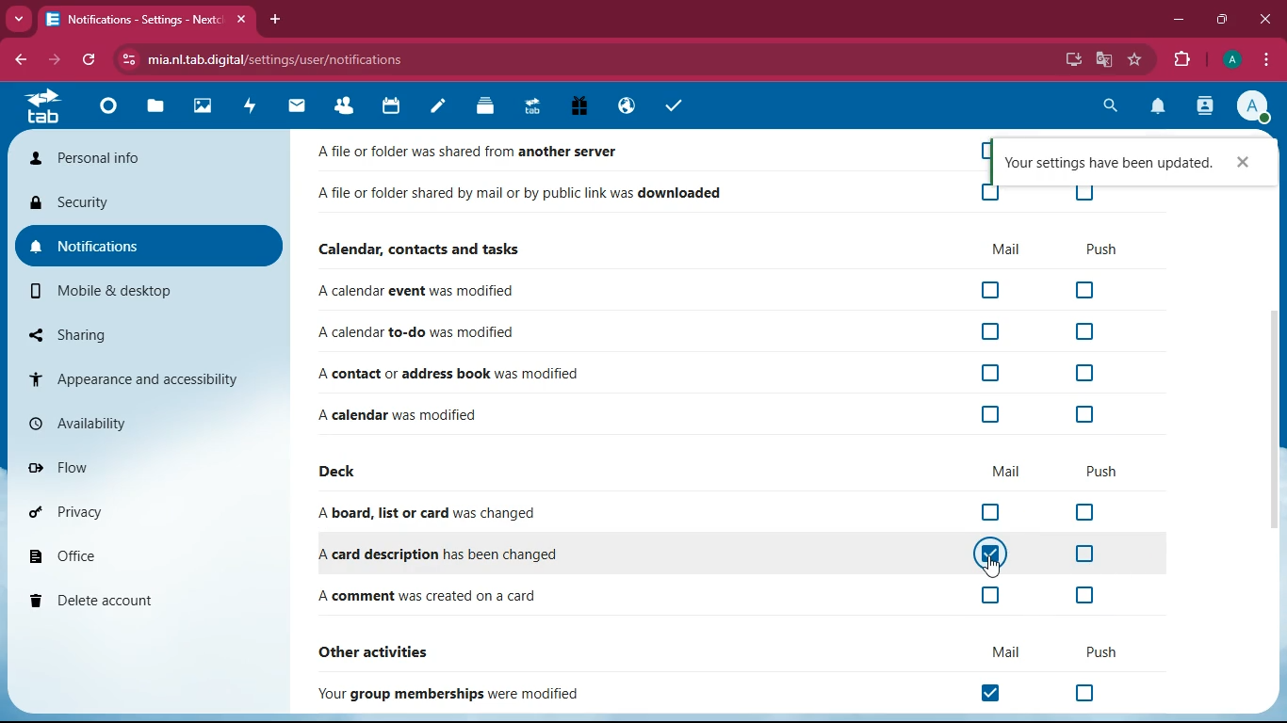 The image size is (1287, 723). I want to click on notifications, so click(1158, 107).